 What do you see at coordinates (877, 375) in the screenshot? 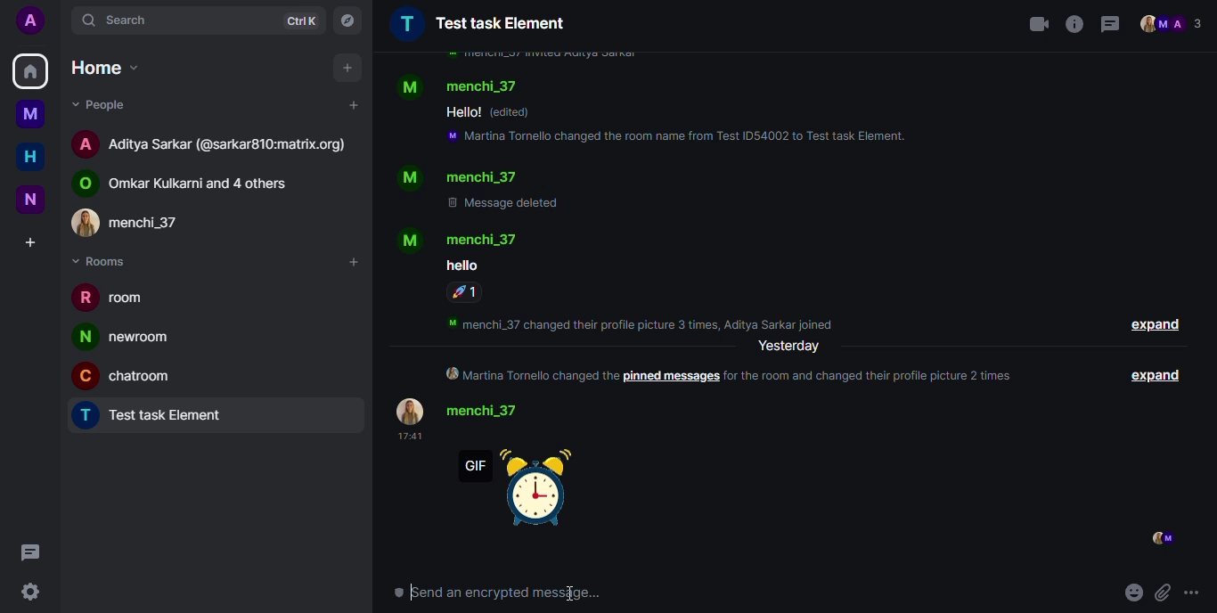
I see `for the room and changed their profile picture 2 times.` at bounding box center [877, 375].